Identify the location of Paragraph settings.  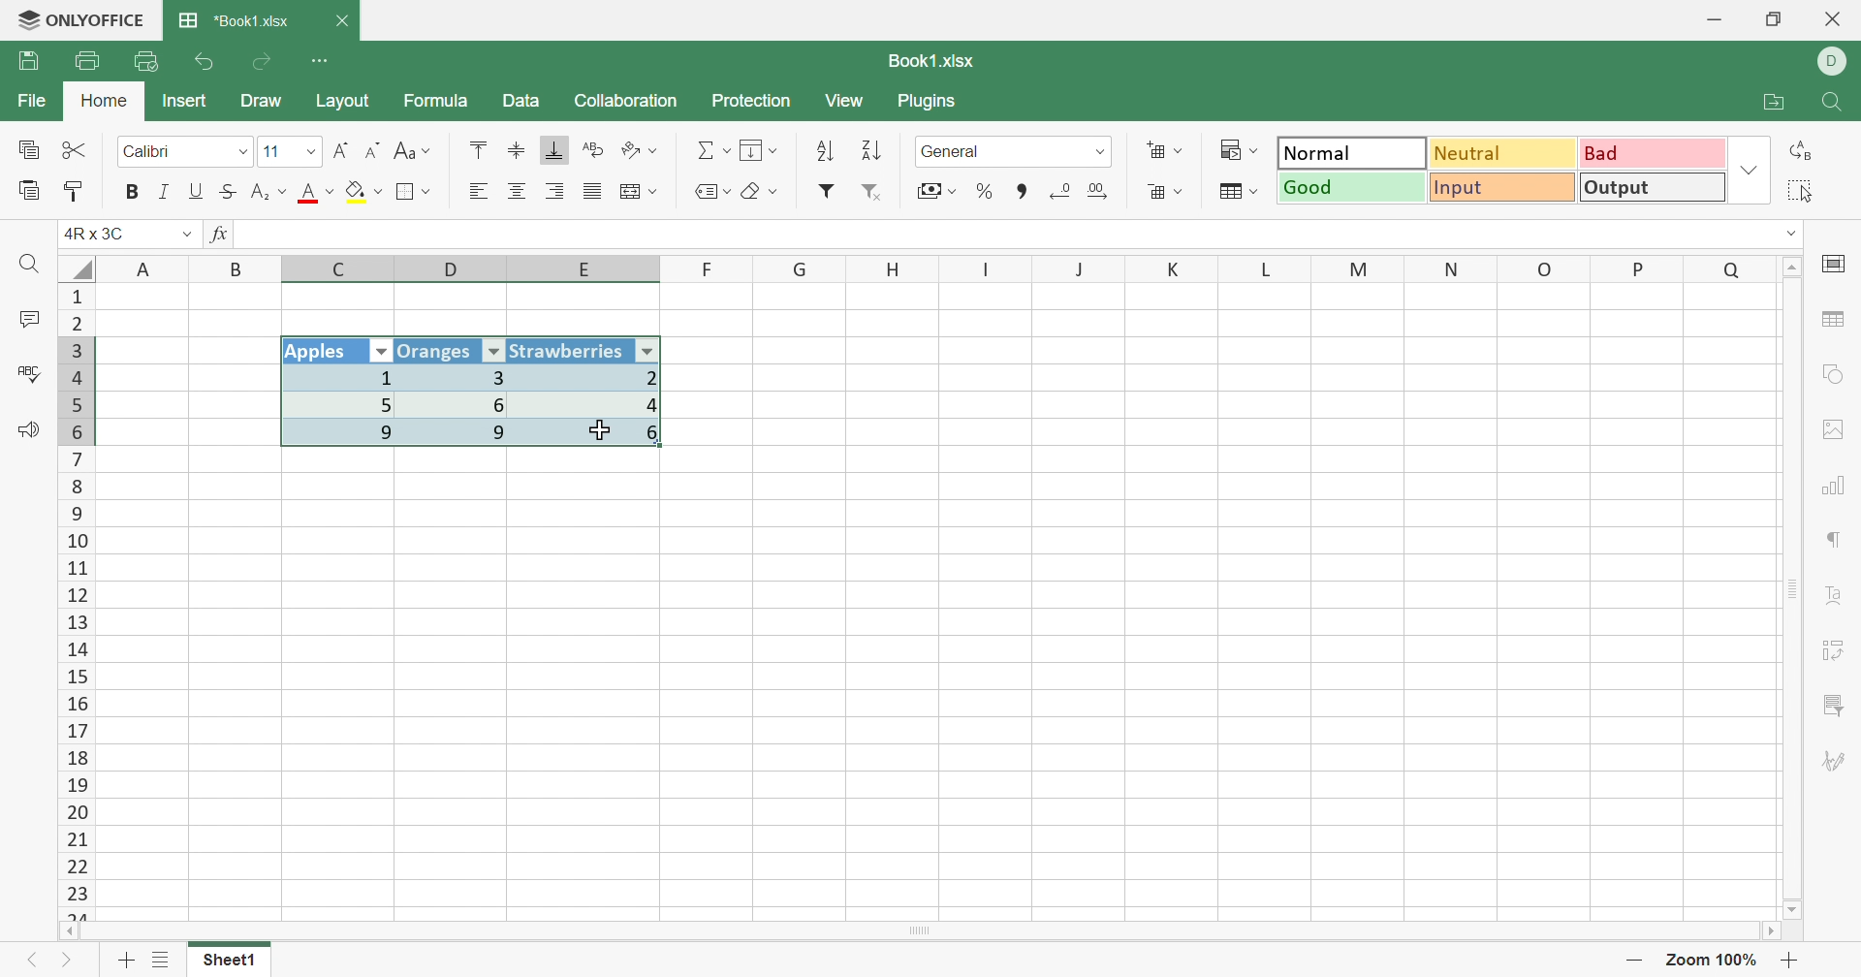
(1837, 543).